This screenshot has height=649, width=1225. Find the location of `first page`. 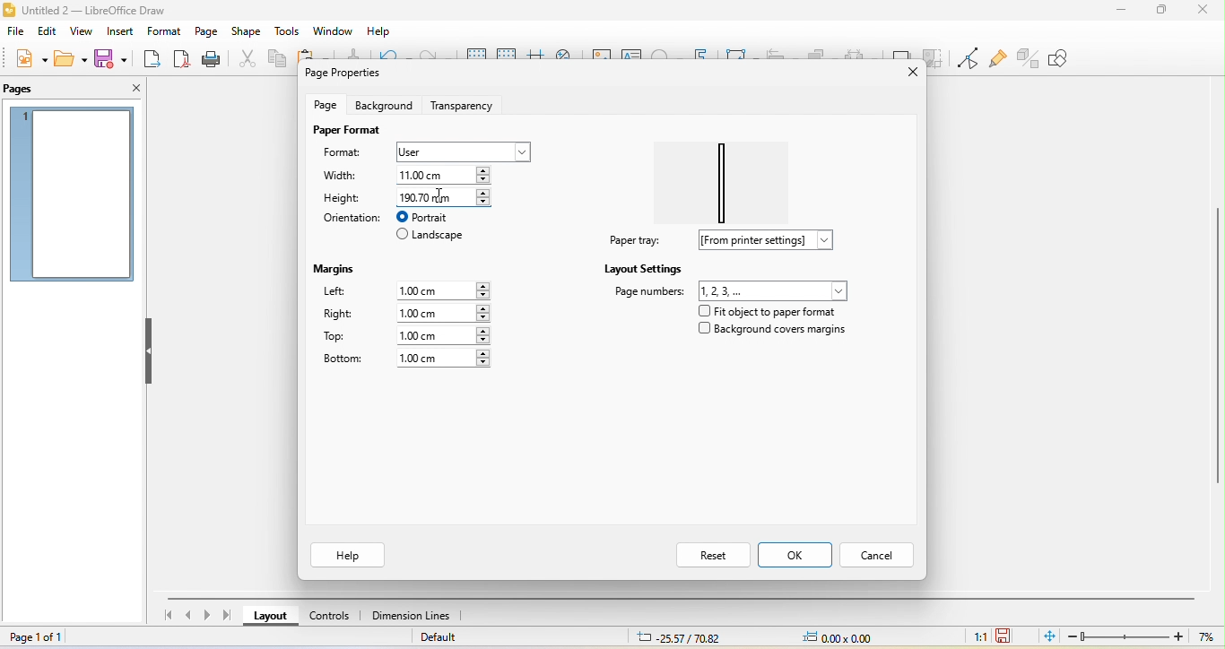

first page is located at coordinates (166, 618).